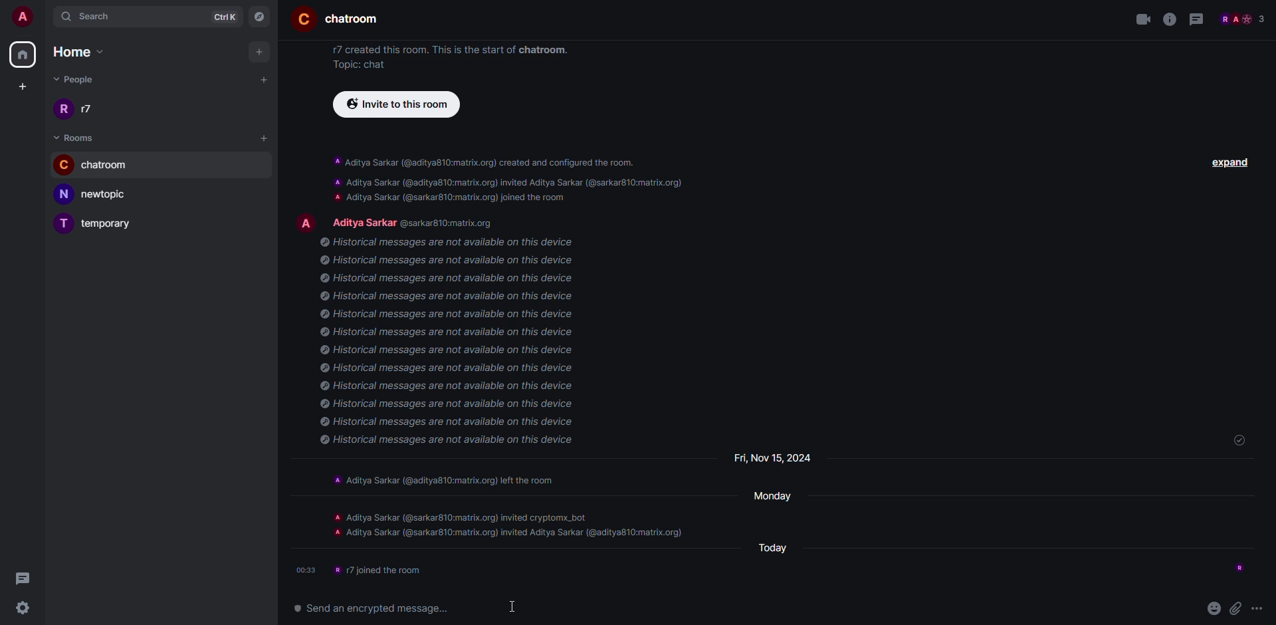  Describe the element at coordinates (395, 104) in the screenshot. I see `invite` at that location.